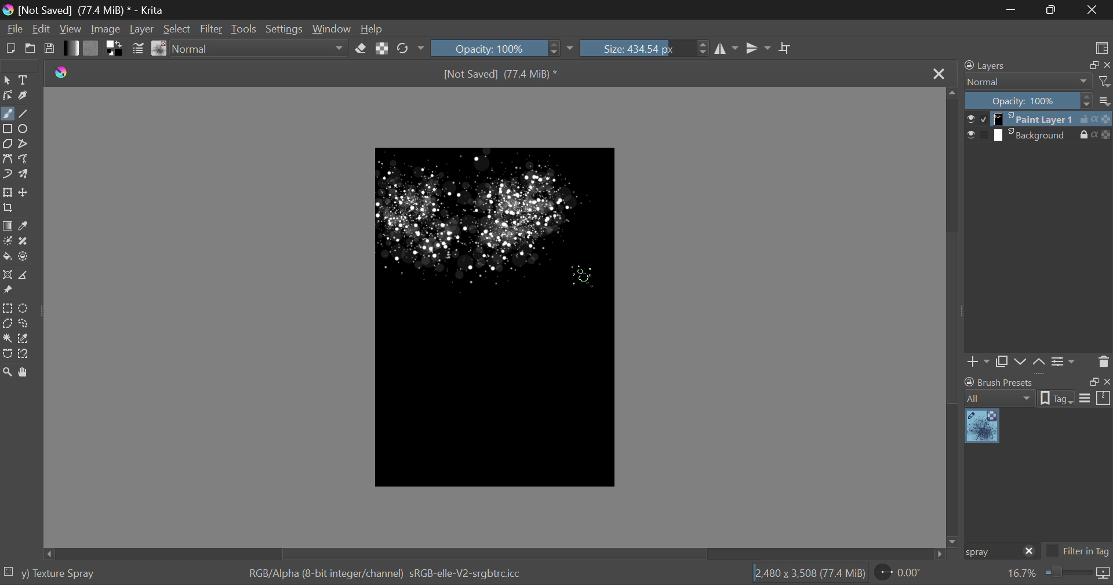  What do you see at coordinates (92, 47) in the screenshot?
I see `Pattern` at bounding box center [92, 47].